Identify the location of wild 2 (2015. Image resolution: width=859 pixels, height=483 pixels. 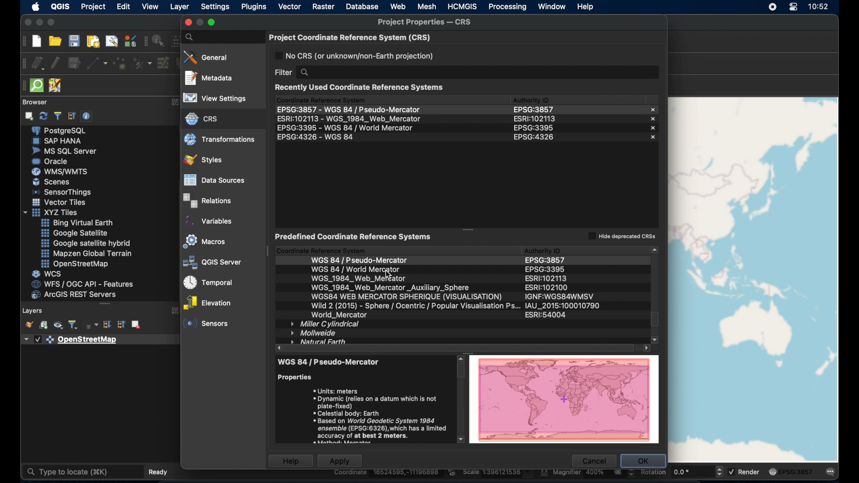
(414, 306).